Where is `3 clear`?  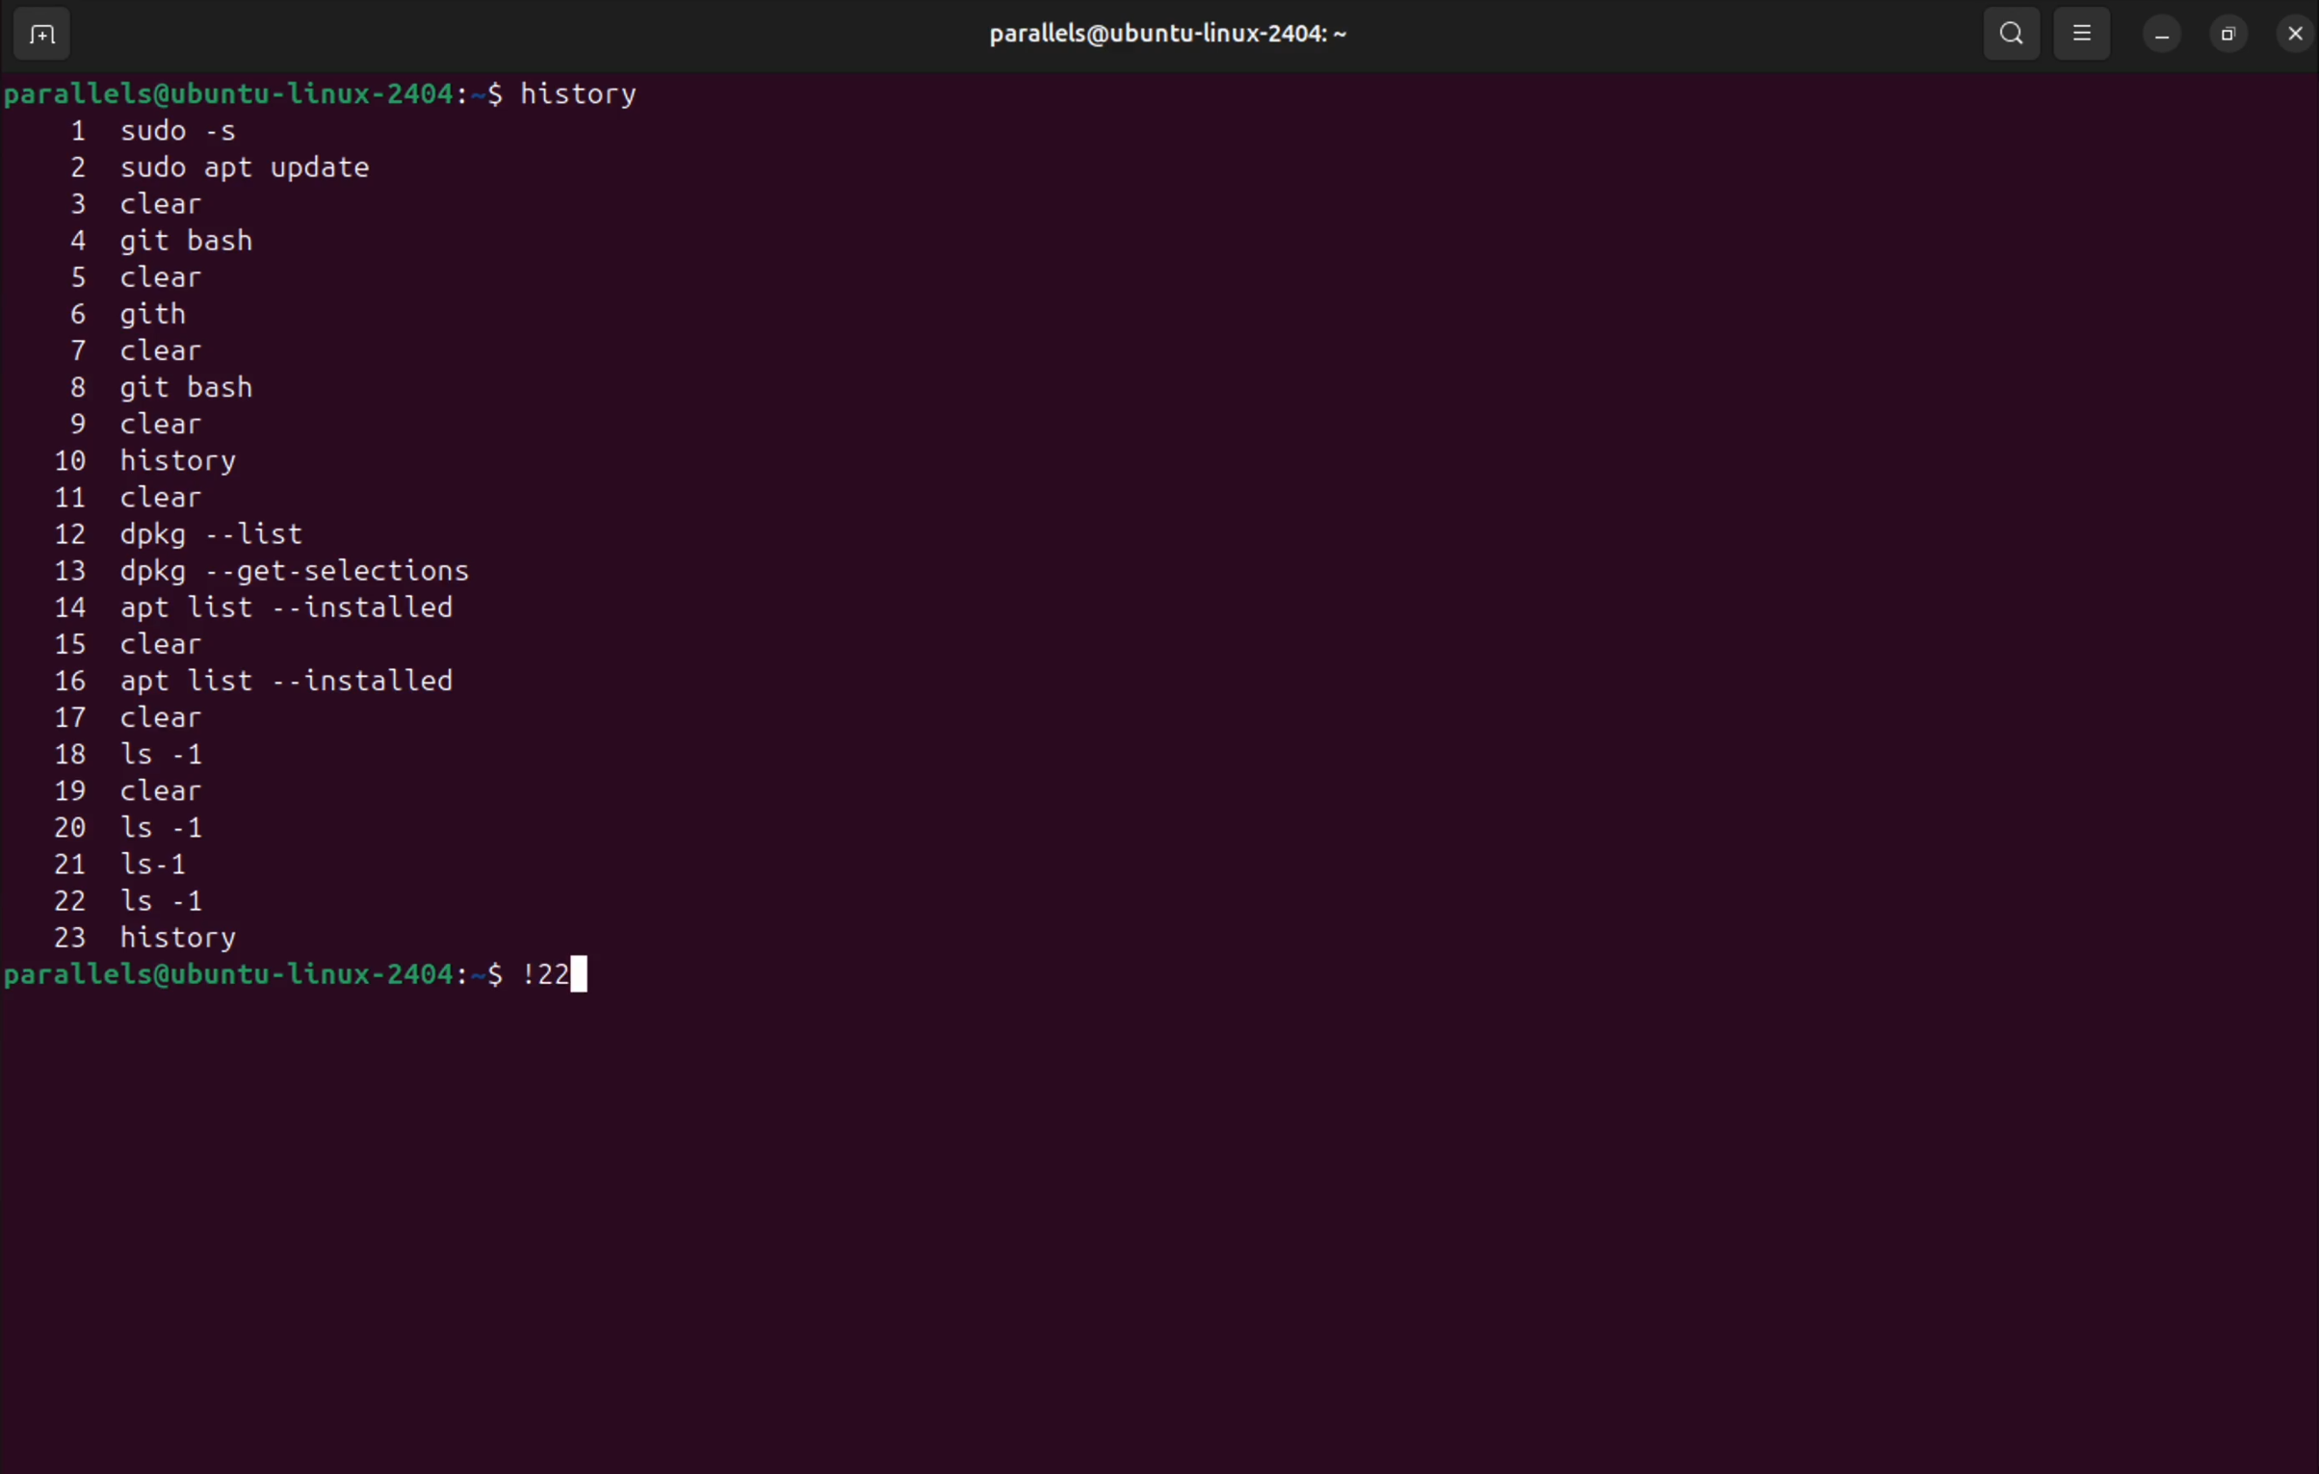 3 clear is located at coordinates (185, 203).